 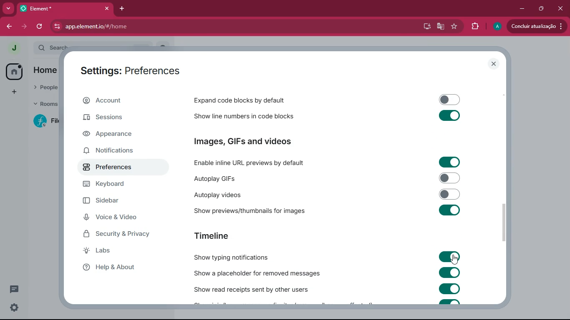 What do you see at coordinates (257, 272) in the screenshot?
I see `show a placeholder for removed messages` at bounding box center [257, 272].